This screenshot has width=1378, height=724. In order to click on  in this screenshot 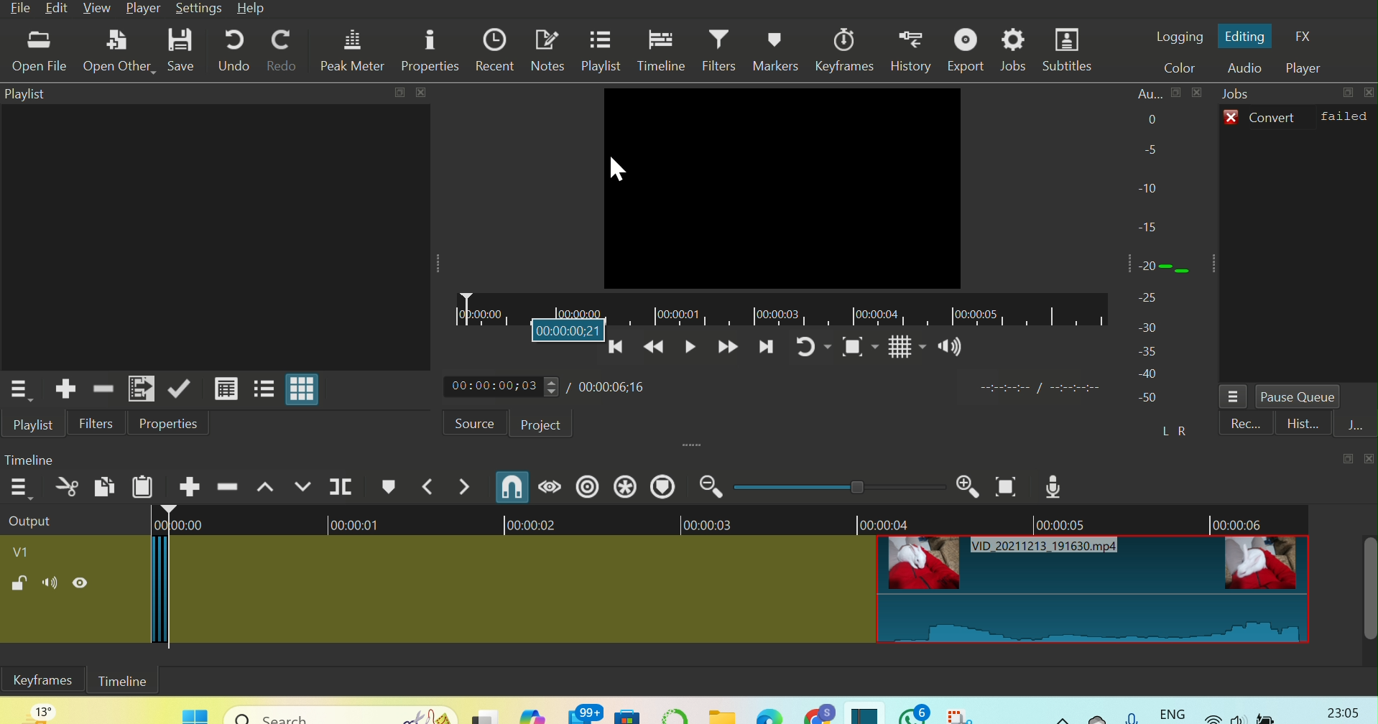, I will do `click(856, 487)`.